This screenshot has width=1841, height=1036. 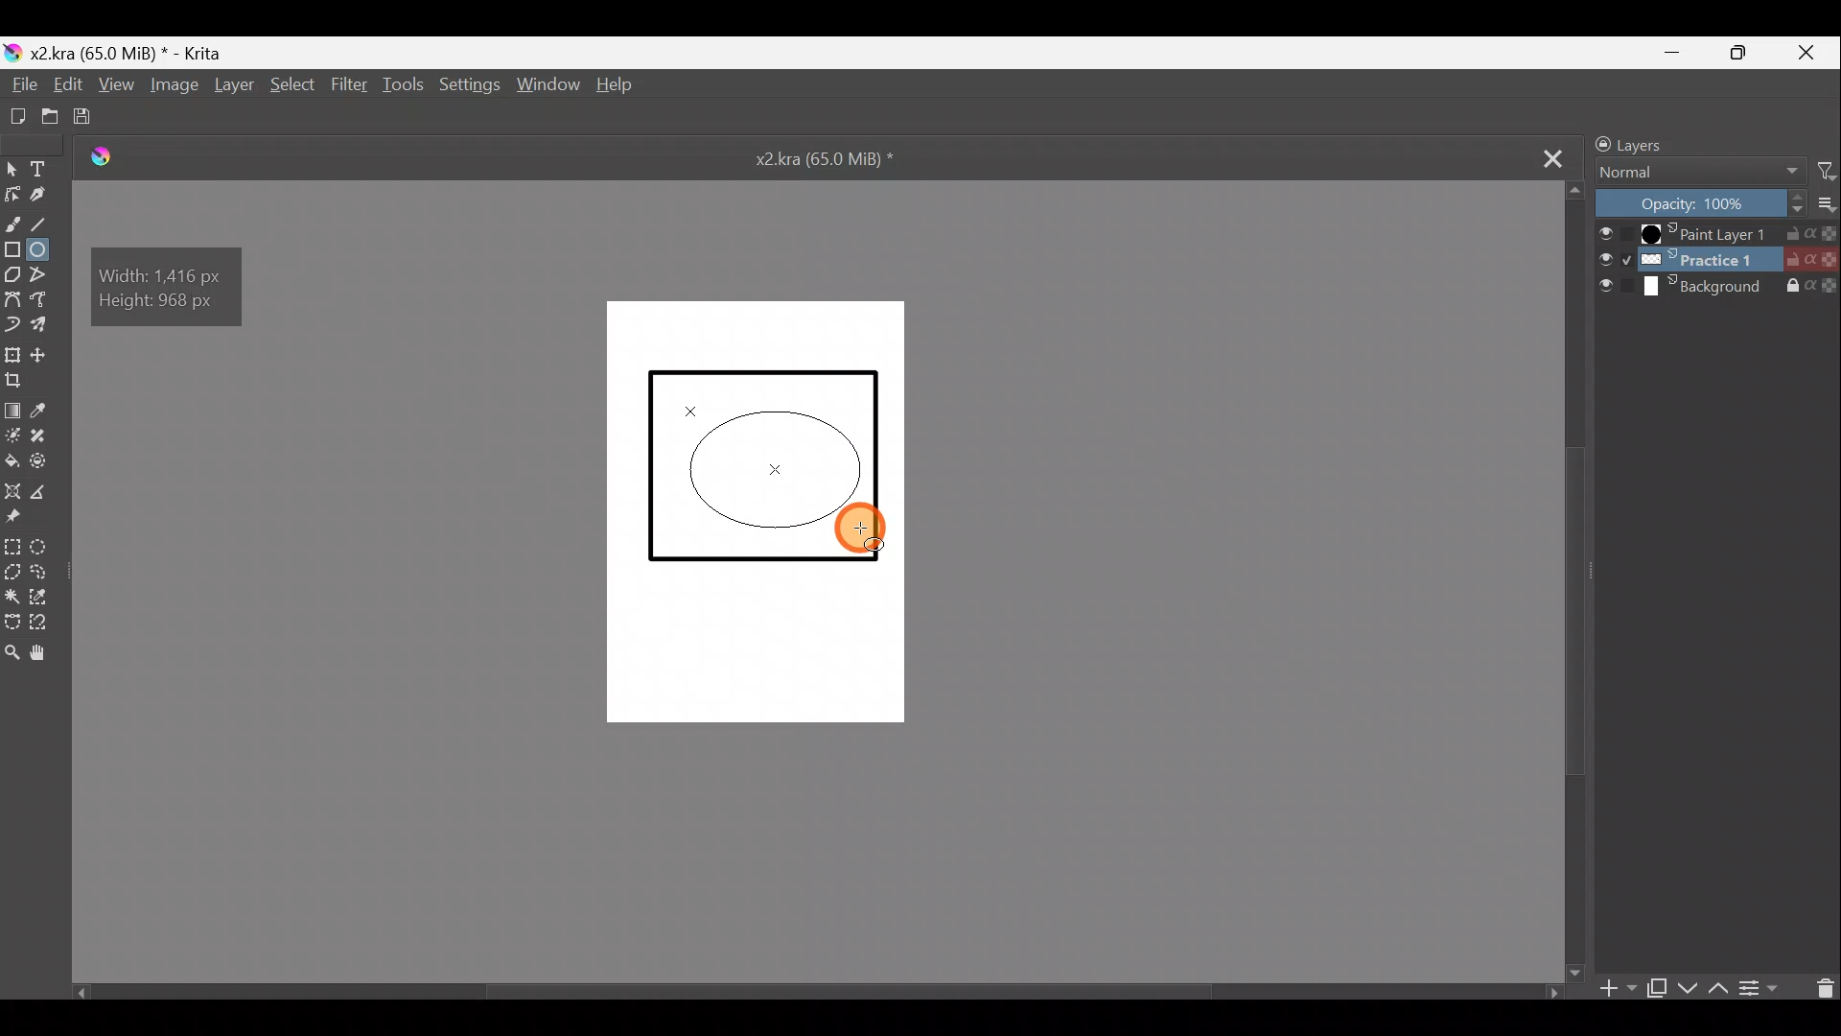 I want to click on Ellipse tool, so click(x=45, y=251).